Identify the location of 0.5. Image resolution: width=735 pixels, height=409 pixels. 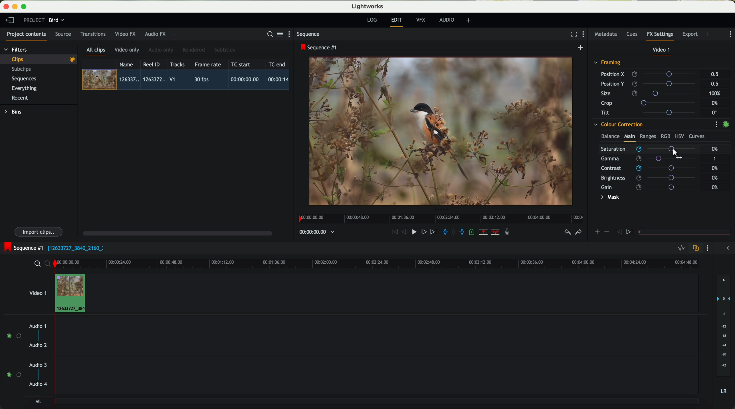
(714, 84).